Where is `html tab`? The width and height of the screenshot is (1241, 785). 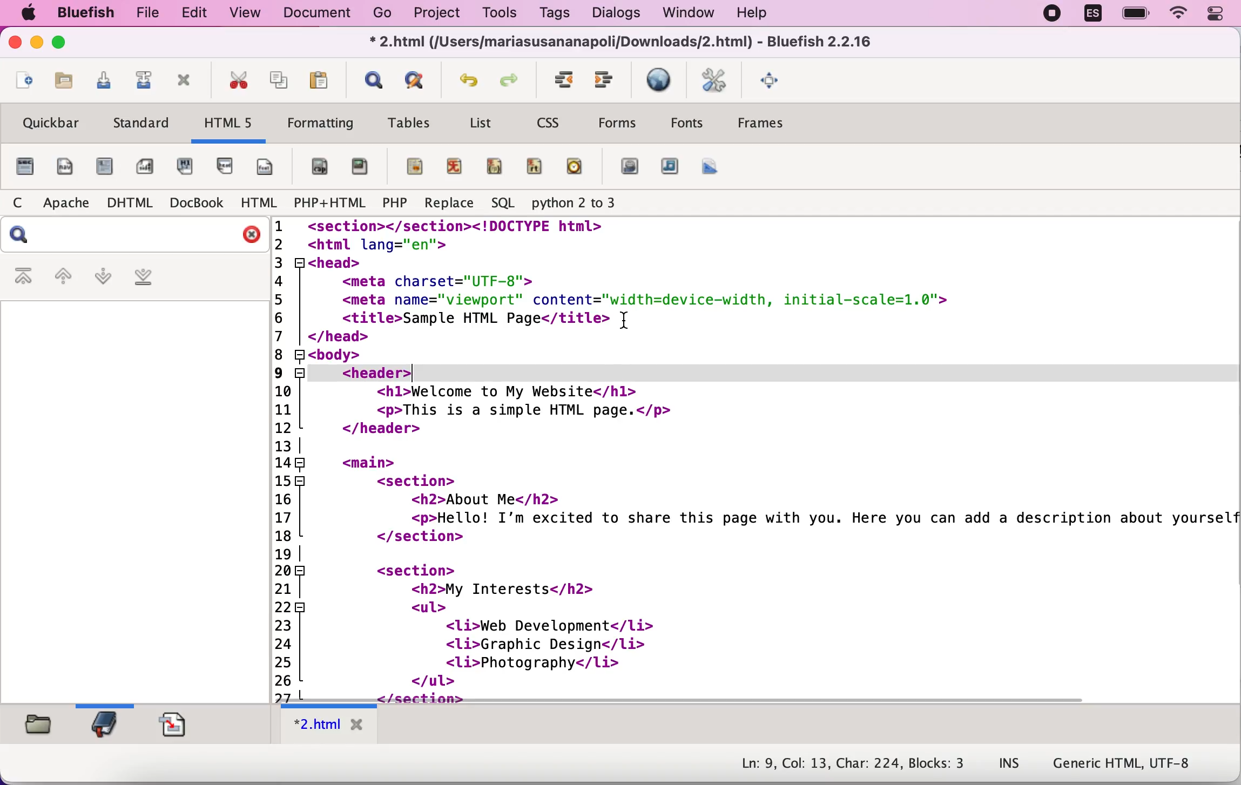 html tab is located at coordinates (328, 726).